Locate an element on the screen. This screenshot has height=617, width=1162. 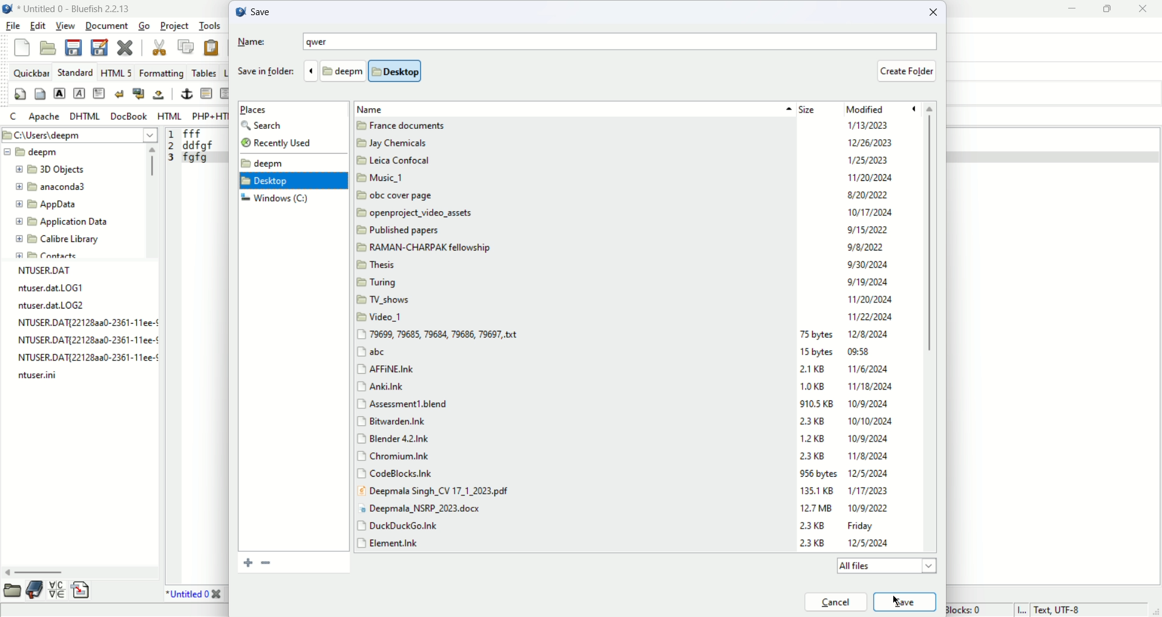
text, UTF-8 is located at coordinates (1045, 610).